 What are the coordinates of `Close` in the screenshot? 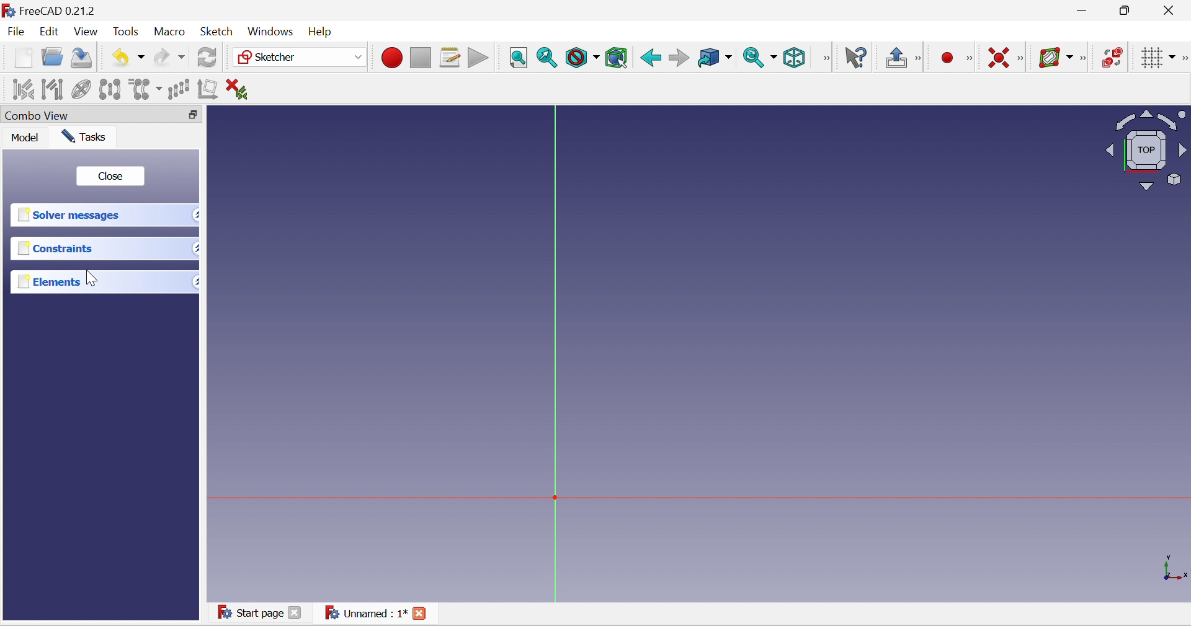 It's located at (1171, 12).